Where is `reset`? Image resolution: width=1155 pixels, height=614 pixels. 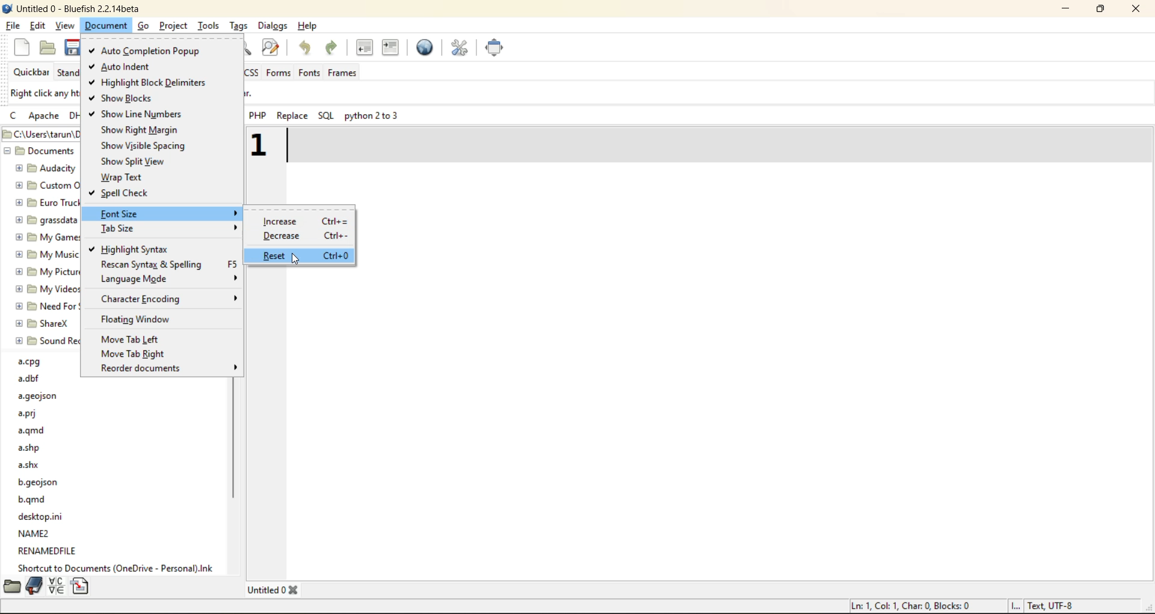 reset is located at coordinates (309, 258).